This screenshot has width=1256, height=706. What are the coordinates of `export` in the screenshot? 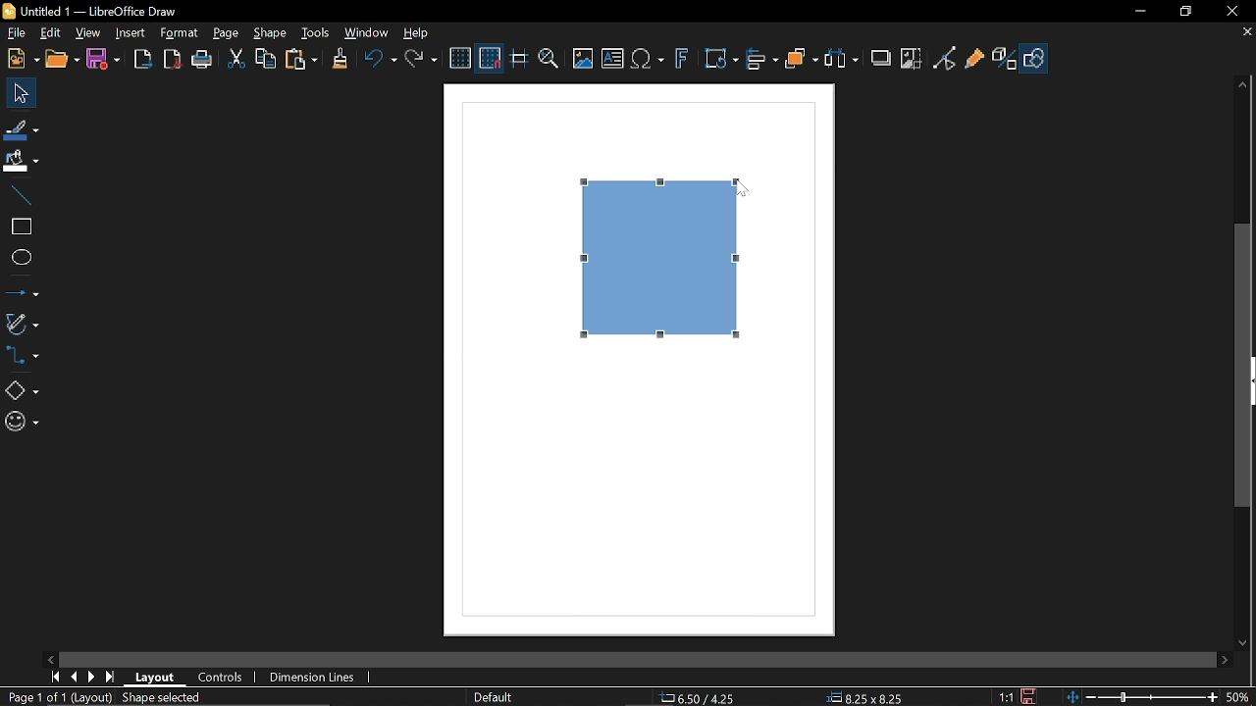 It's located at (144, 59).